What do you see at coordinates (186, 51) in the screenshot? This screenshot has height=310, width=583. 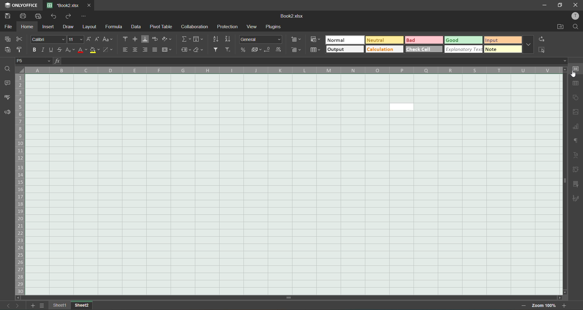 I see `named ranges` at bounding box center [186, 51].